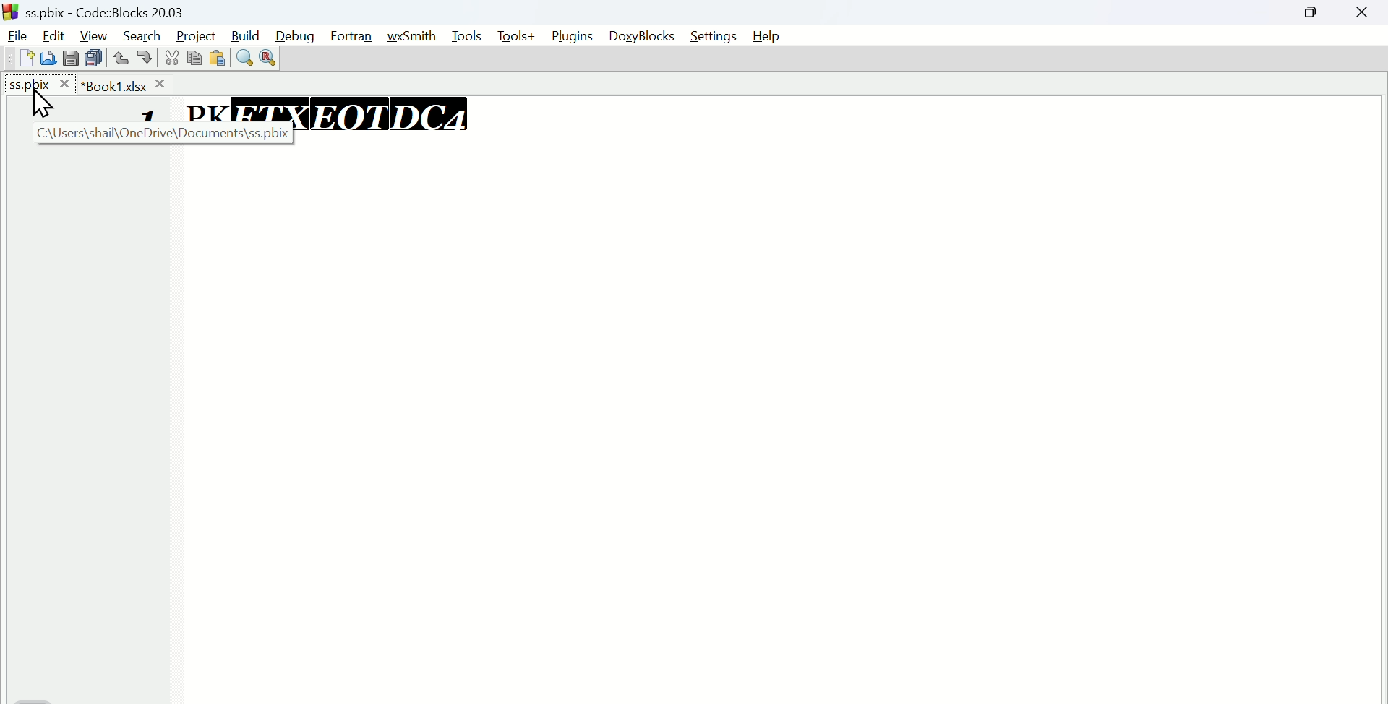 The image size is (1388, 704). Describe the element at coordinates (268, 59) in the screenshot. I see `Replace` at that location.